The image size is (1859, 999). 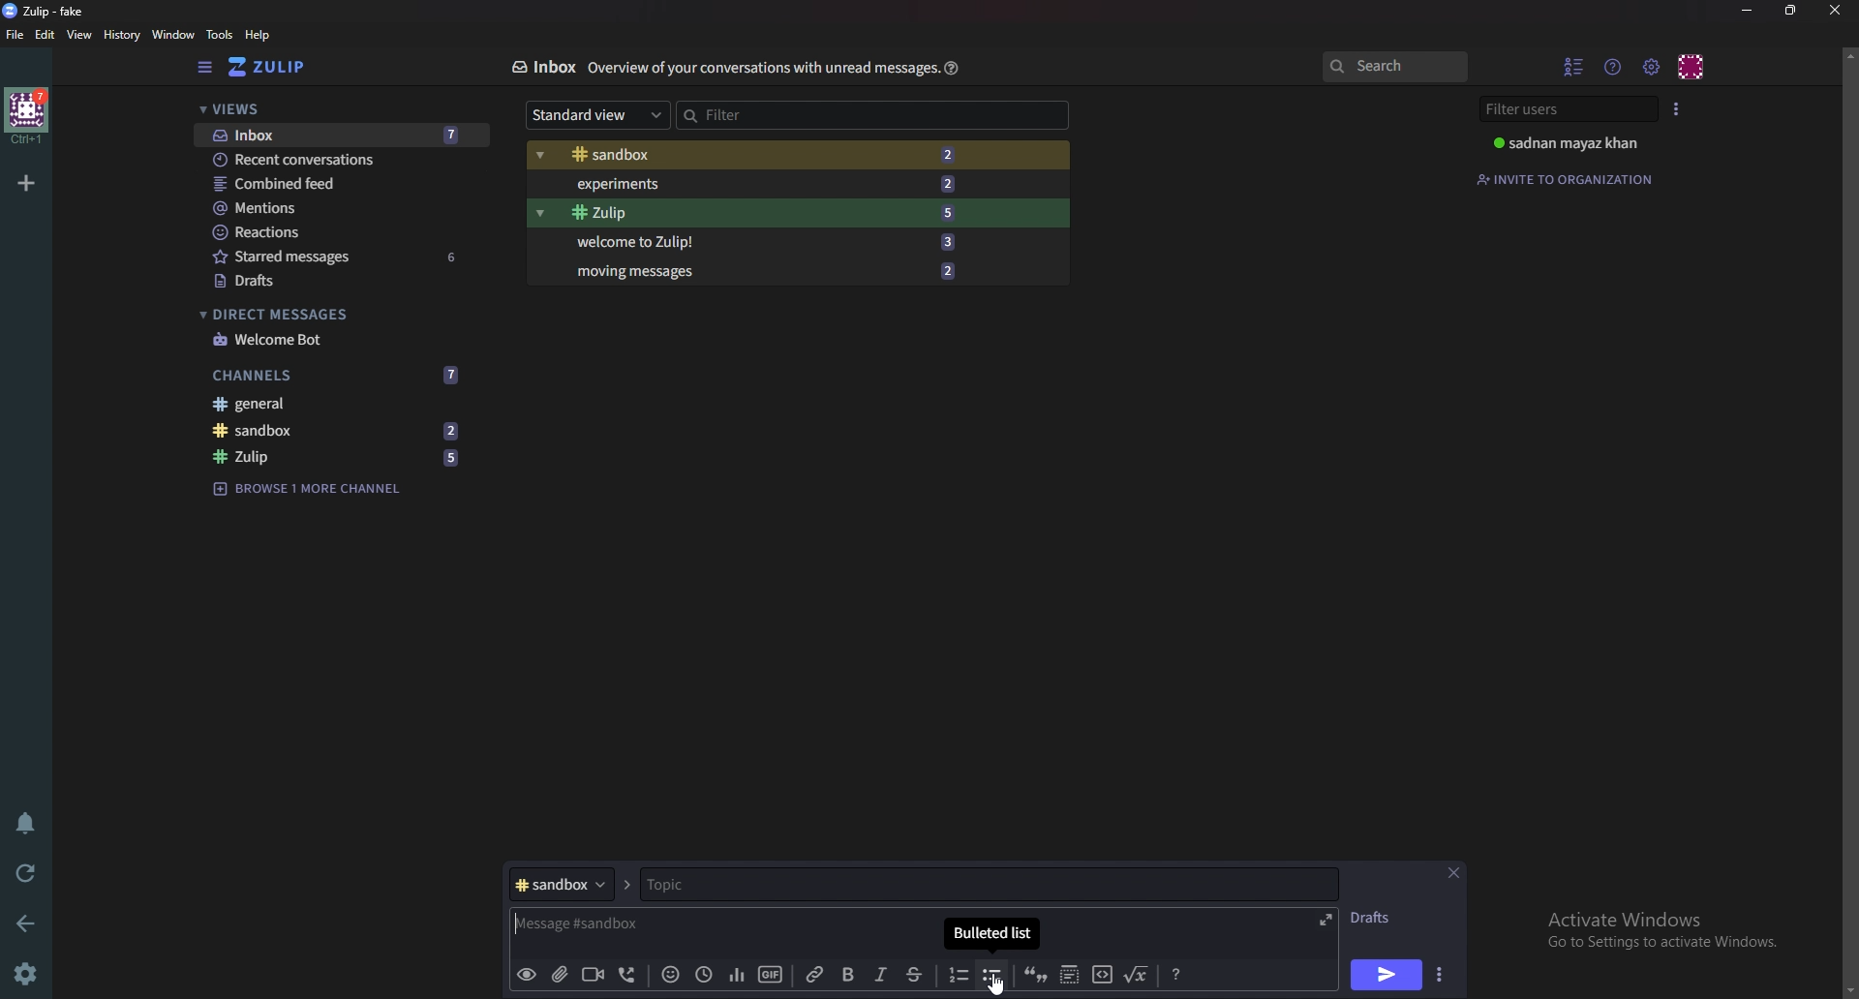 I want to click on Cursor, so click(x=1001, y=983).